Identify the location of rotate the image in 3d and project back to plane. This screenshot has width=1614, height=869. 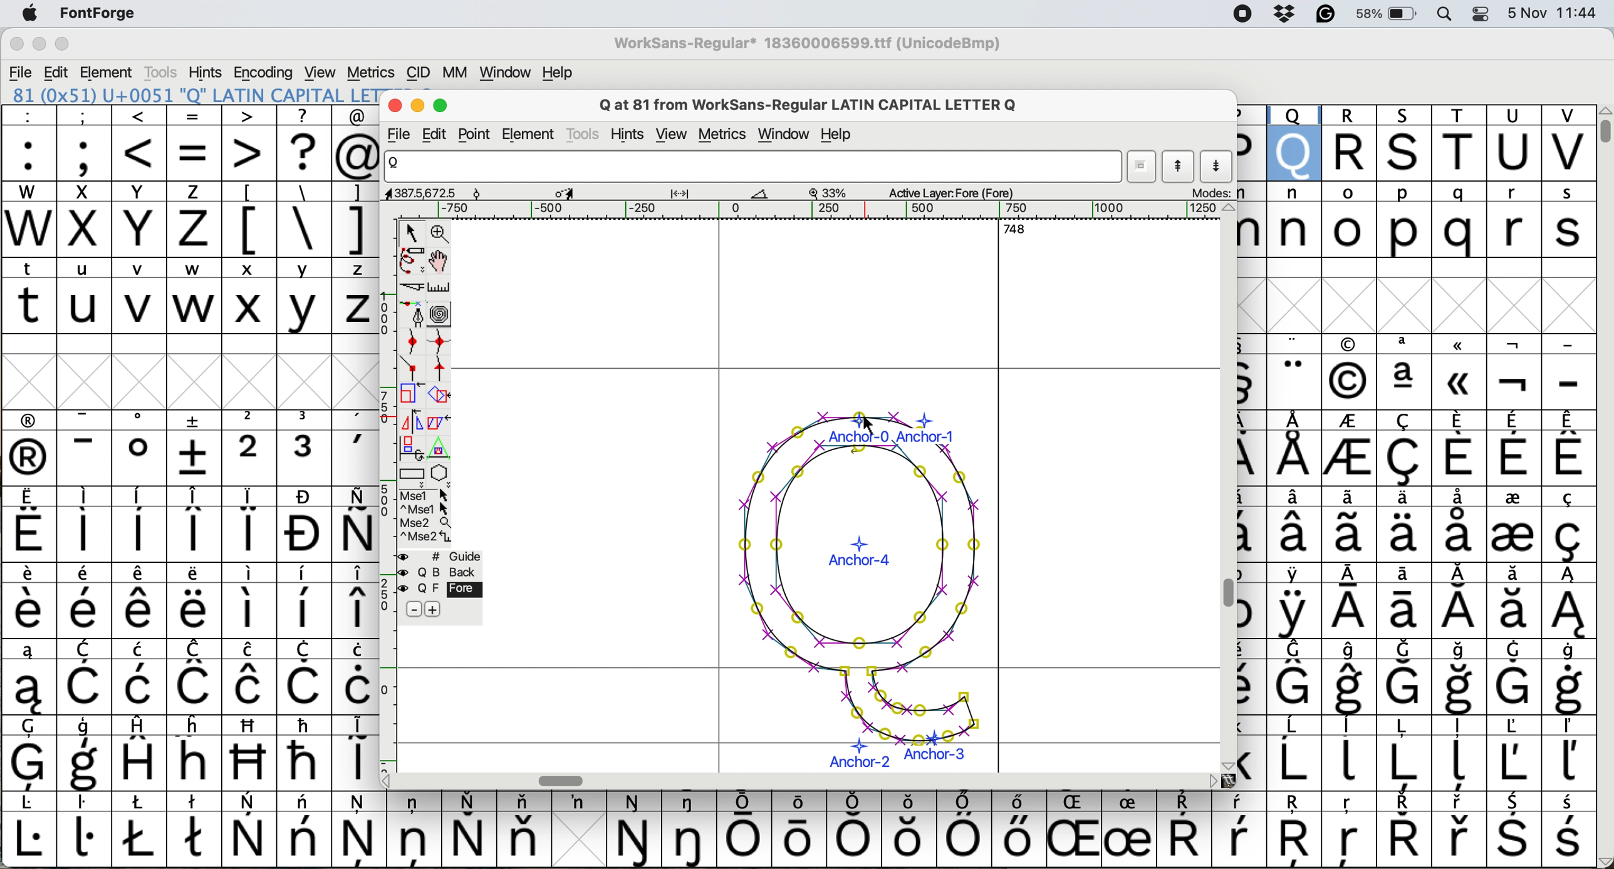
(410, 450).